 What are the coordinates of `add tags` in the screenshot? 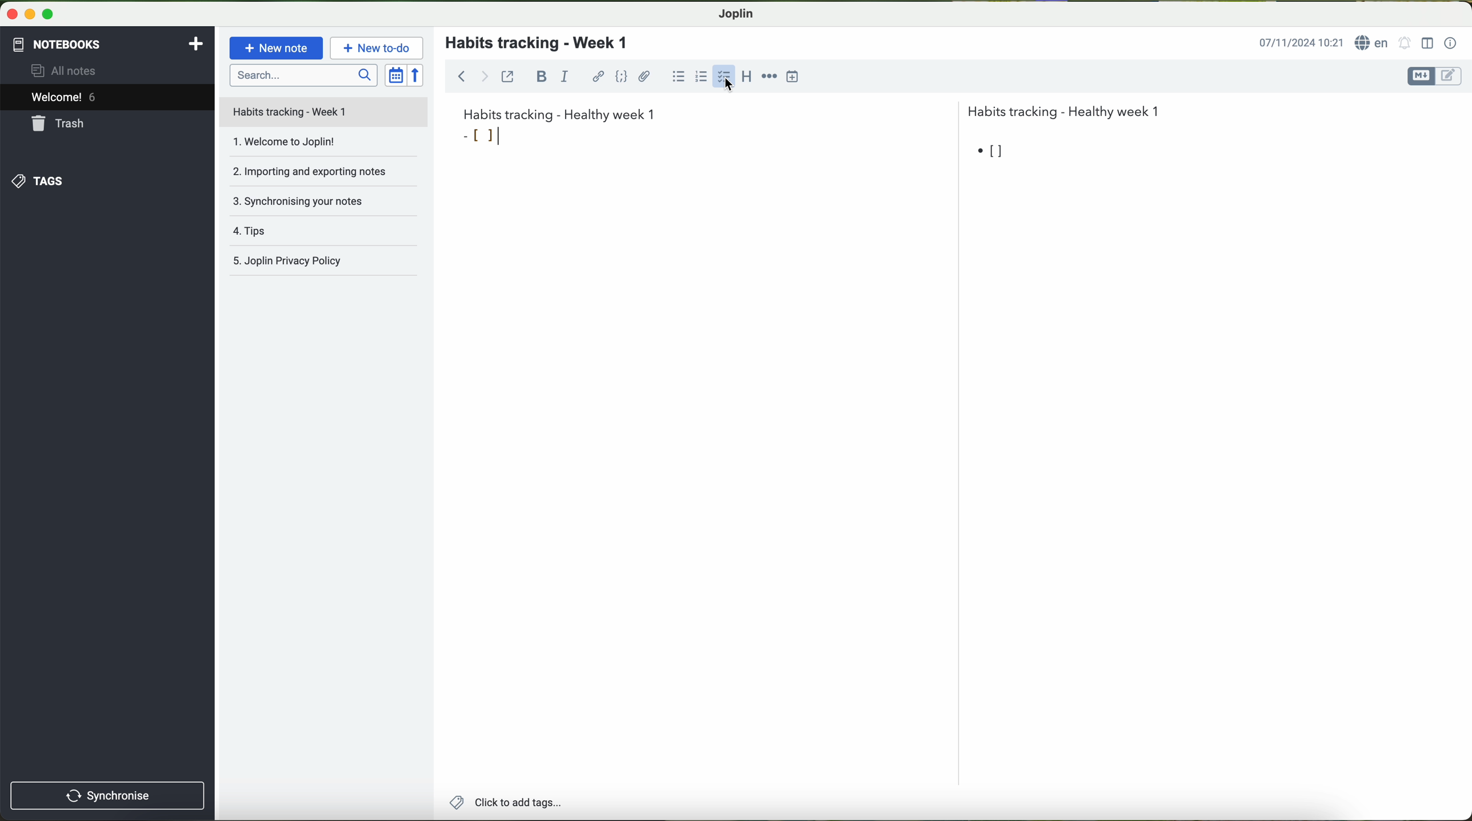 It's located at (502, 803).